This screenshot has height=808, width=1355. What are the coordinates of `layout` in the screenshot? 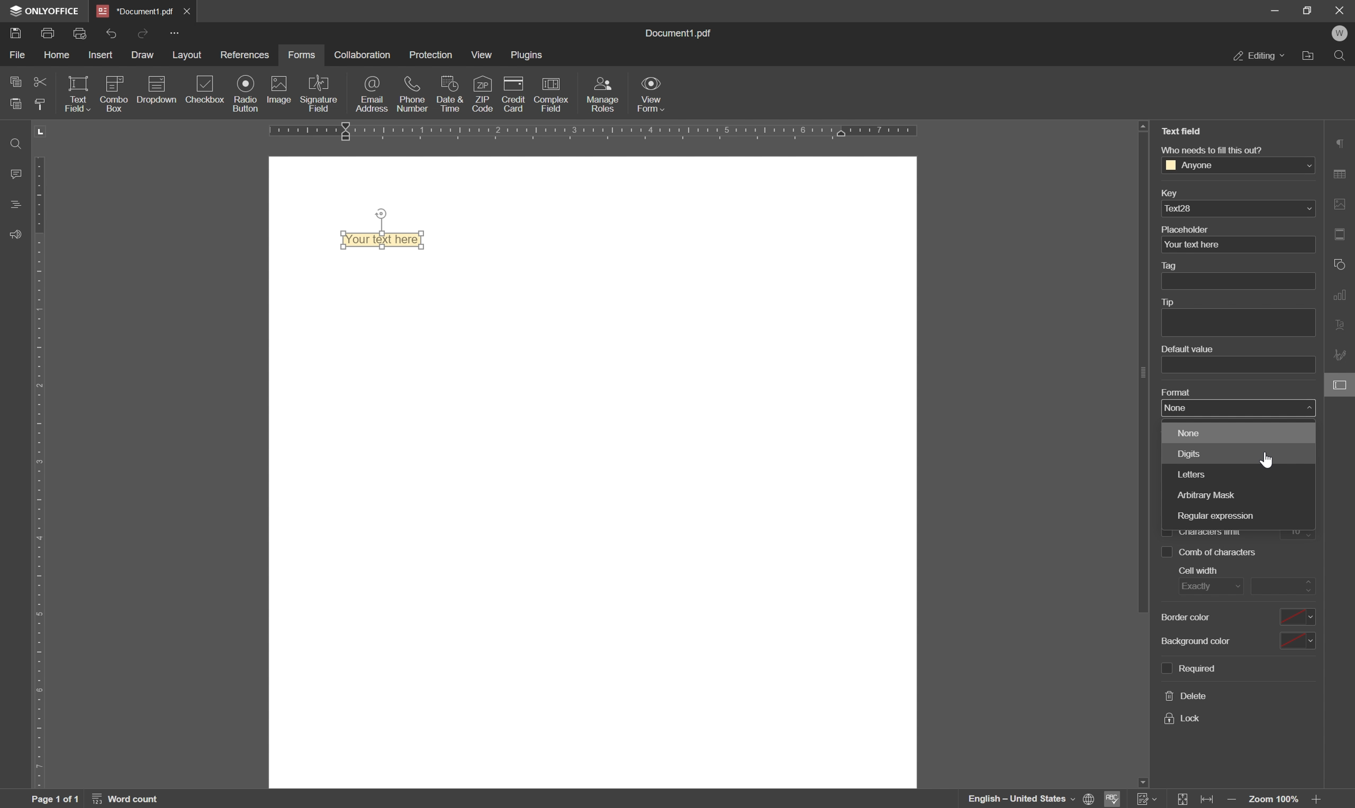 It's located at (190, 55).